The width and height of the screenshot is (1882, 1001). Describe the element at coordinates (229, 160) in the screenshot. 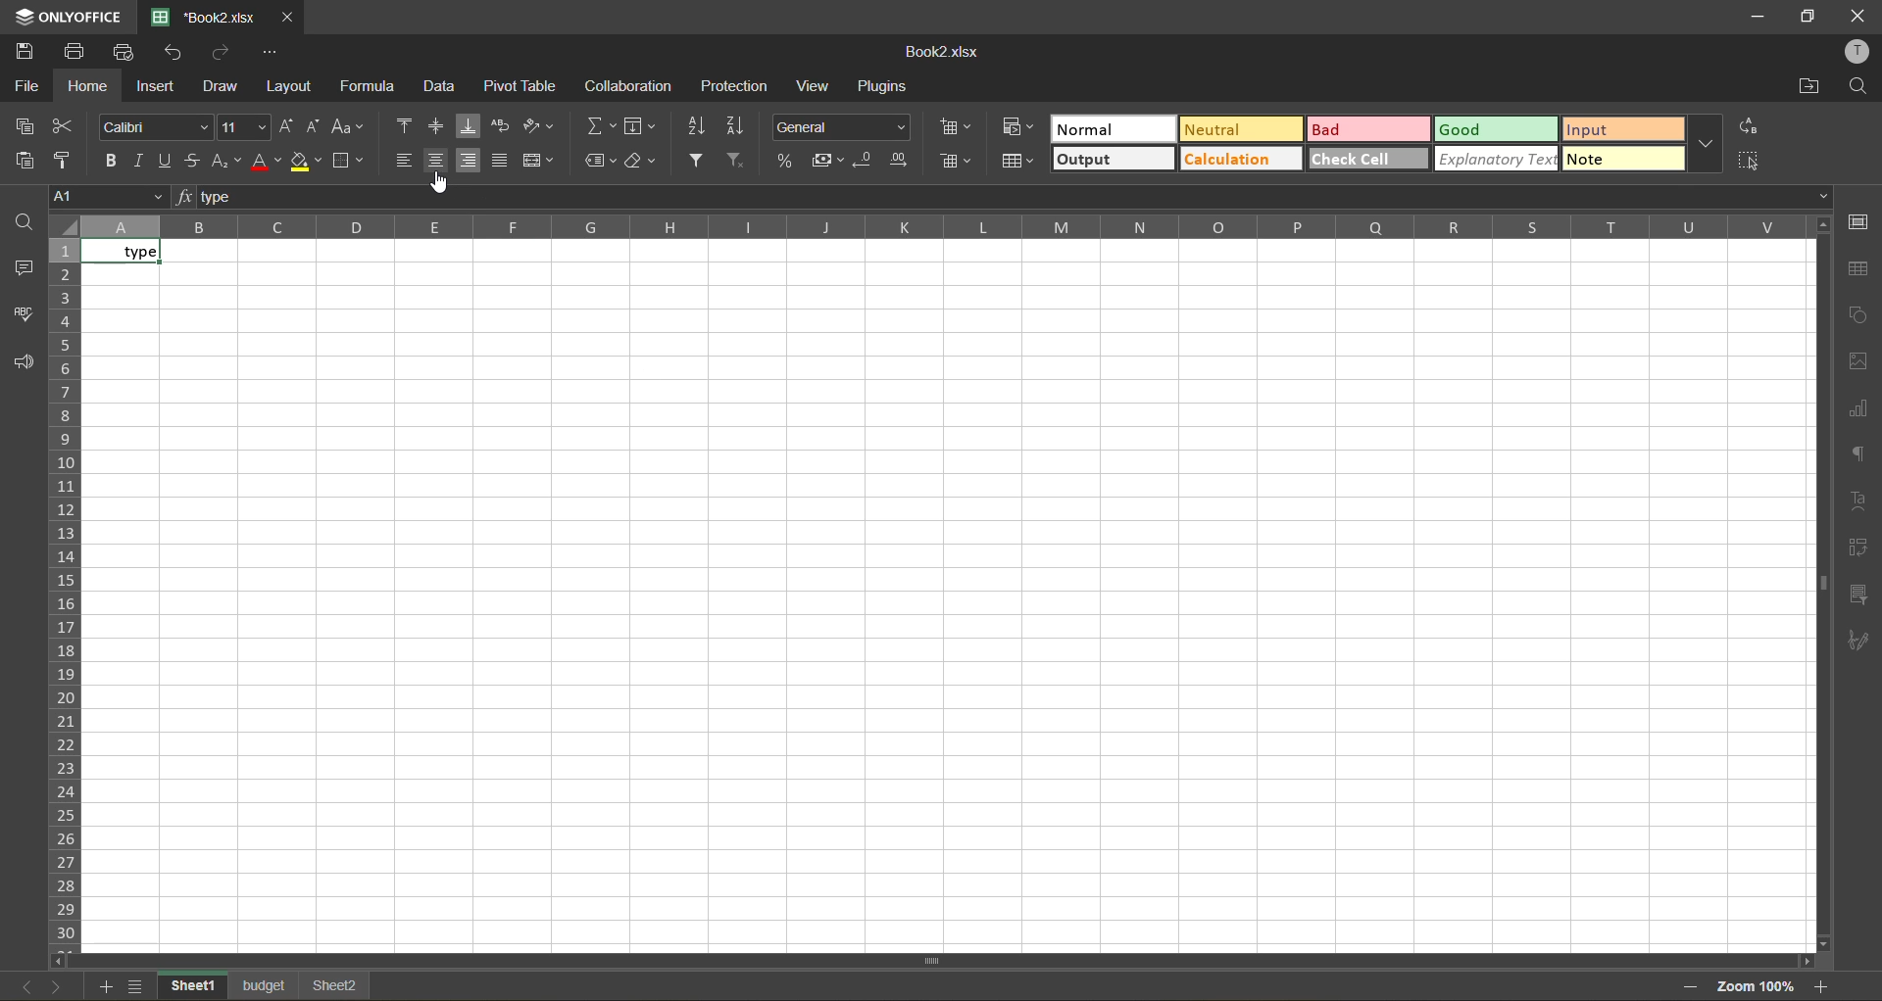

I see `sub/superscript` at that location.